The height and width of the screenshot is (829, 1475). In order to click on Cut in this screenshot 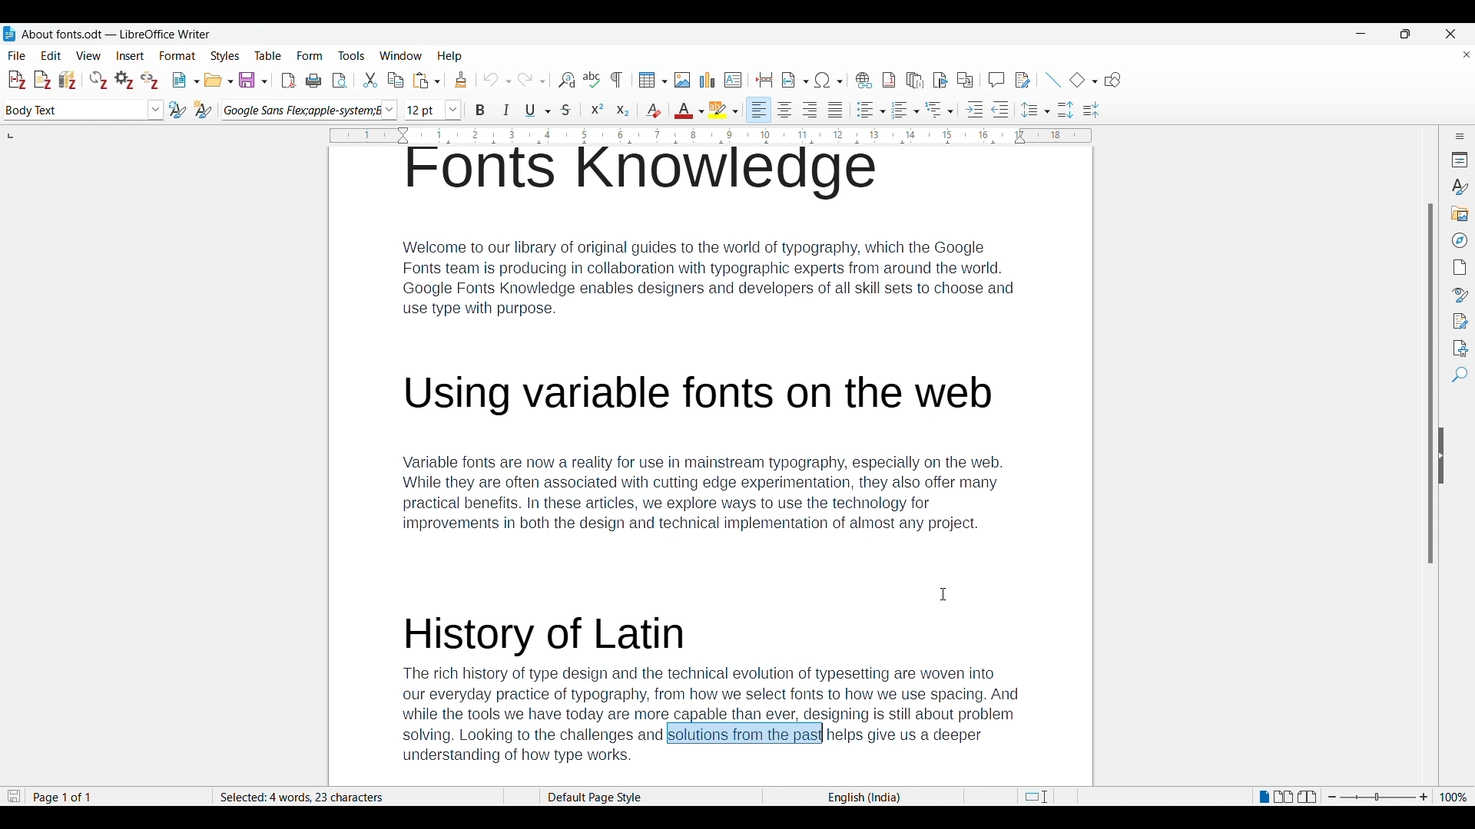, I will do `click(370, 80)`.